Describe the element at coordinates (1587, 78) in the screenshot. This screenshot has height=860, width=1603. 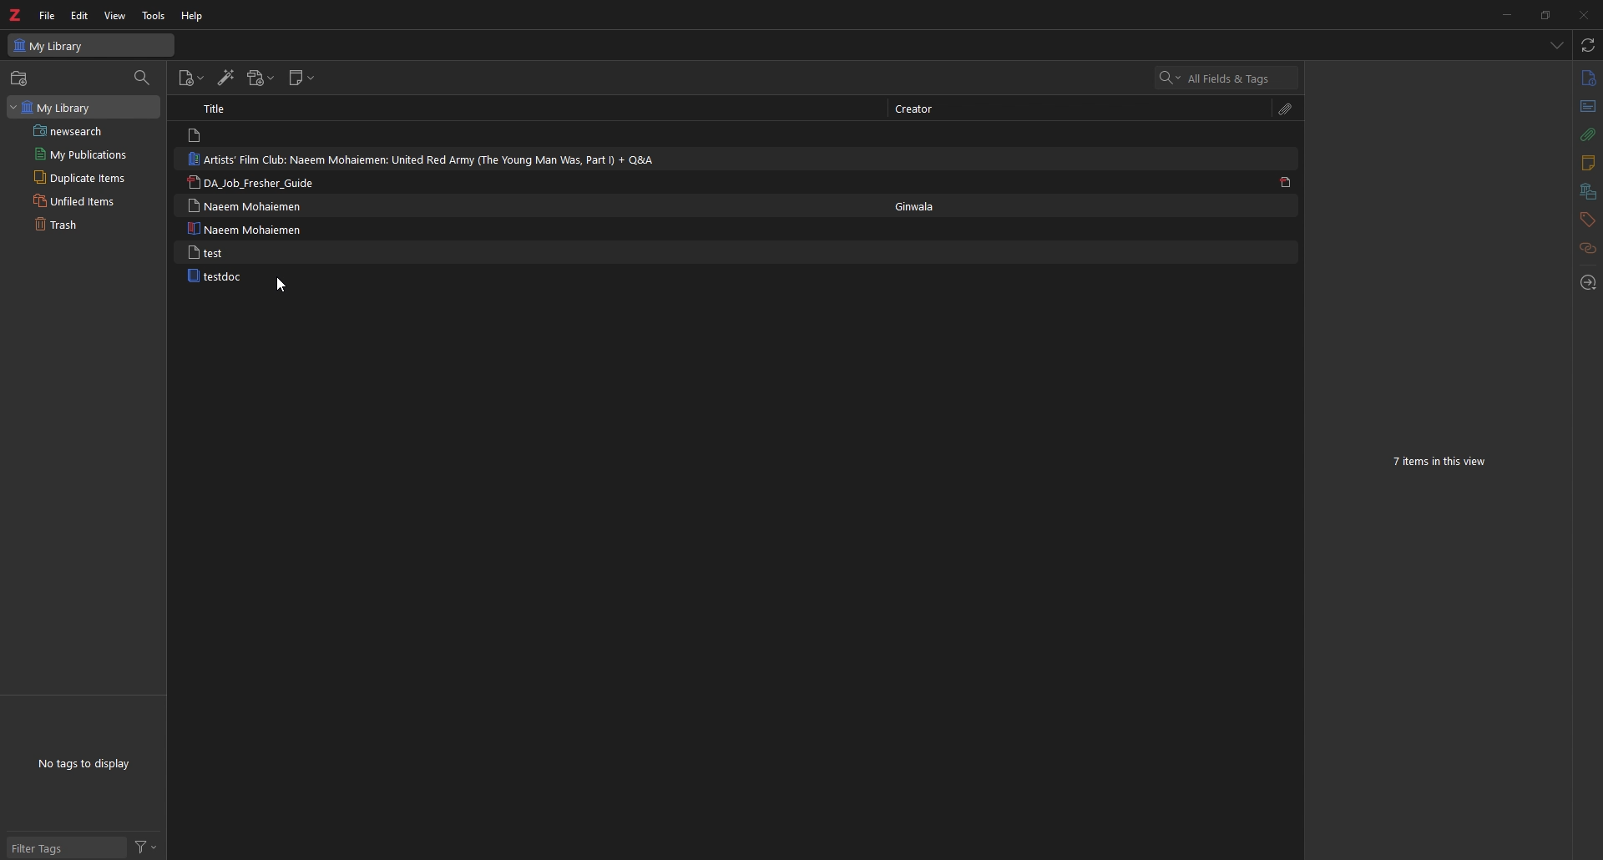
I see `info` at that location.